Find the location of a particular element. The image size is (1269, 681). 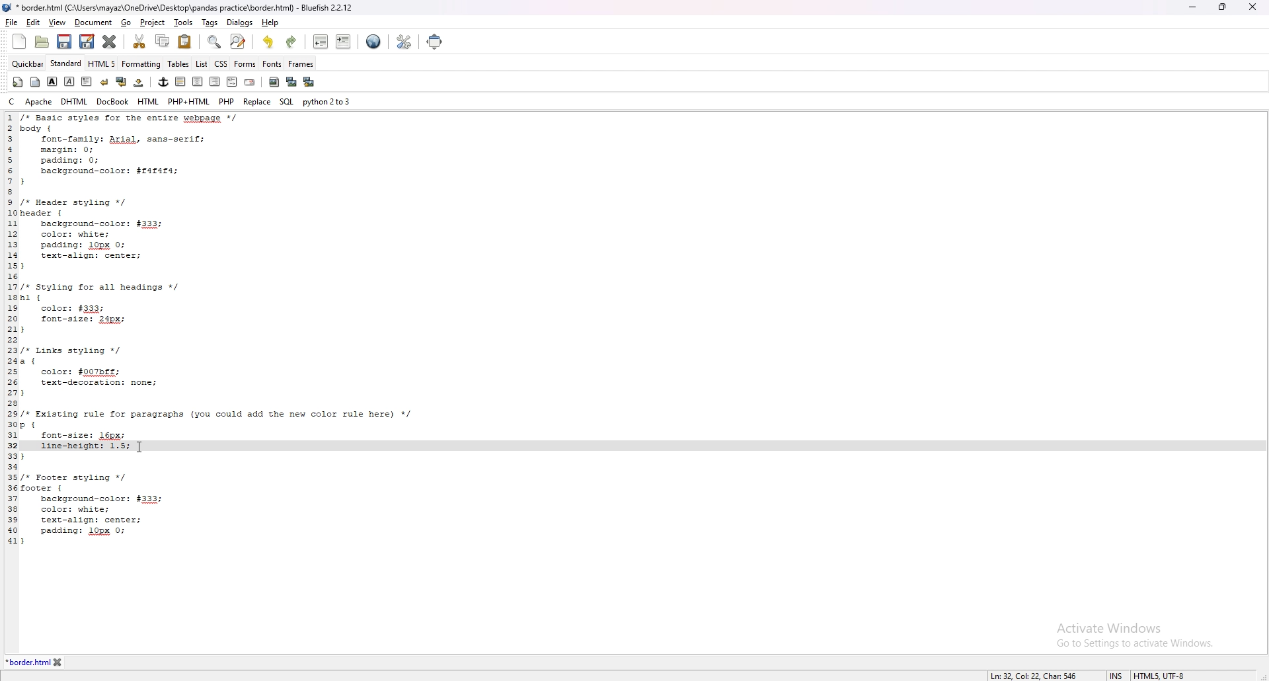

php is located at coordinates (227, 101).